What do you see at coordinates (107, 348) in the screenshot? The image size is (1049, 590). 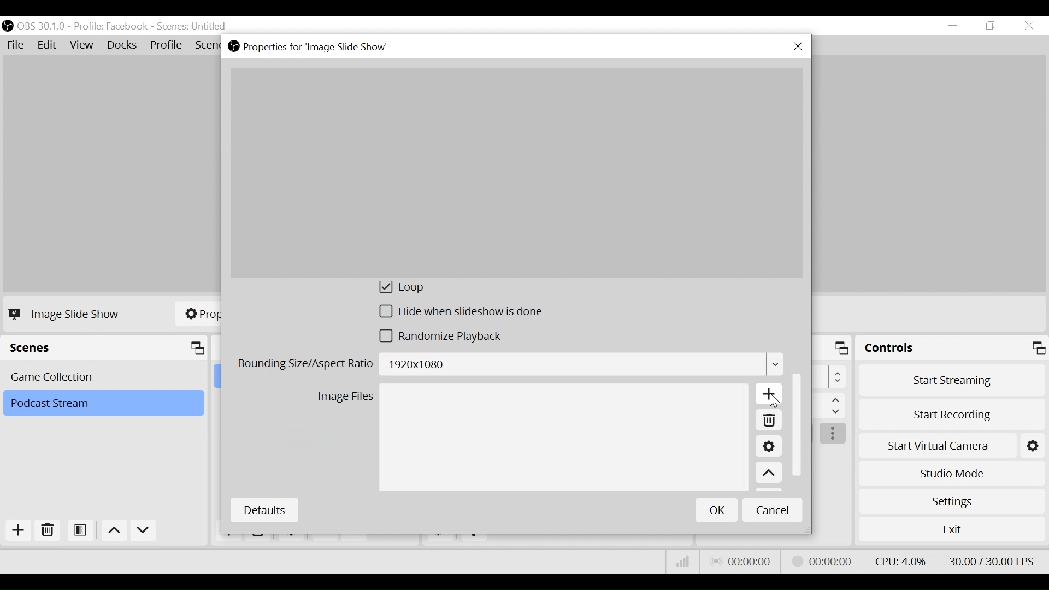 I see `Scenes` at bounding box center [107, 348].